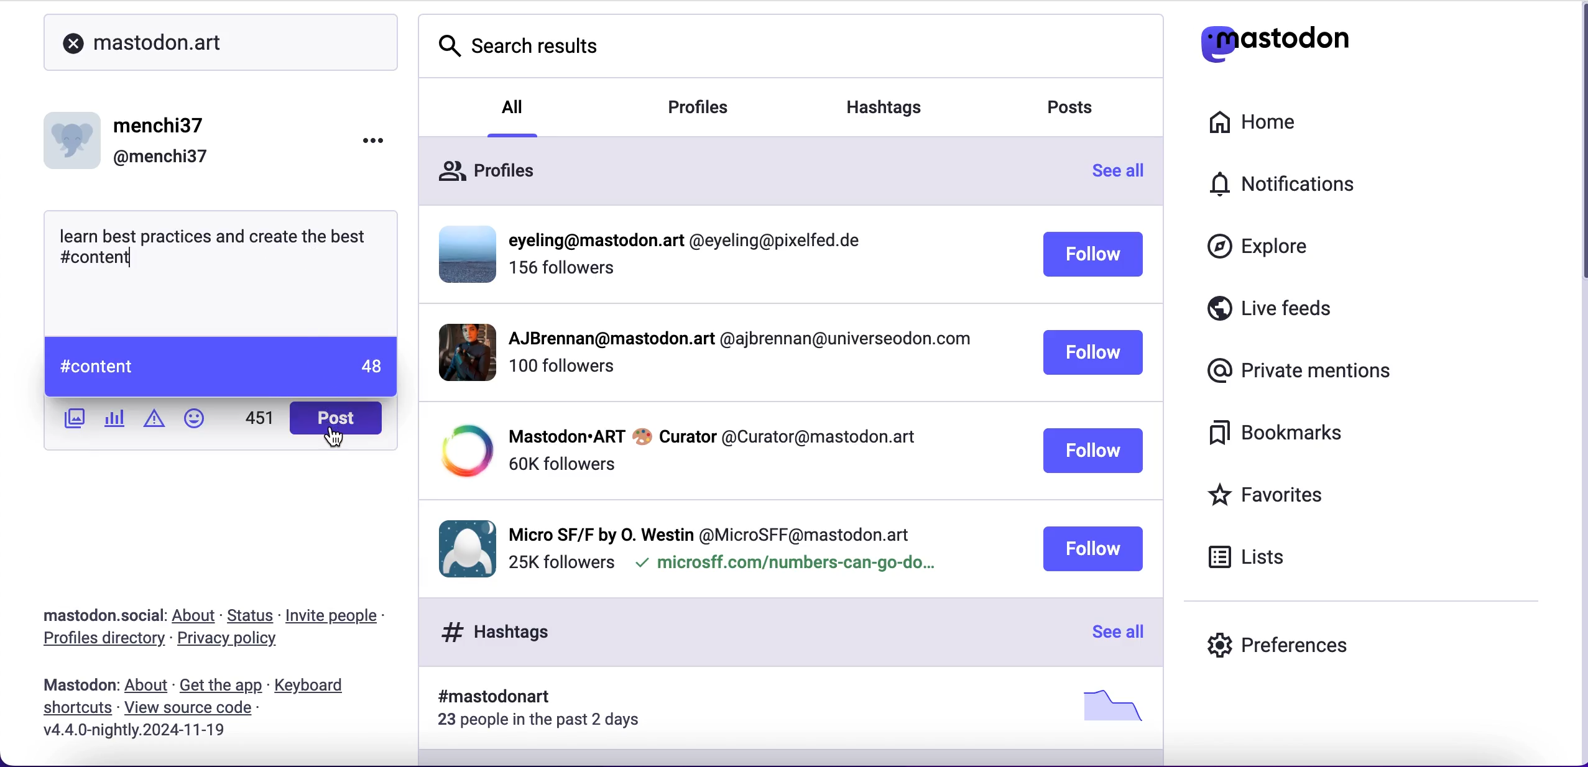 This screenshot has width=1588, height=767. What do you see at coordinates (251, 615) in the screenshot?
I see `status` at bounding box center [251, 615].